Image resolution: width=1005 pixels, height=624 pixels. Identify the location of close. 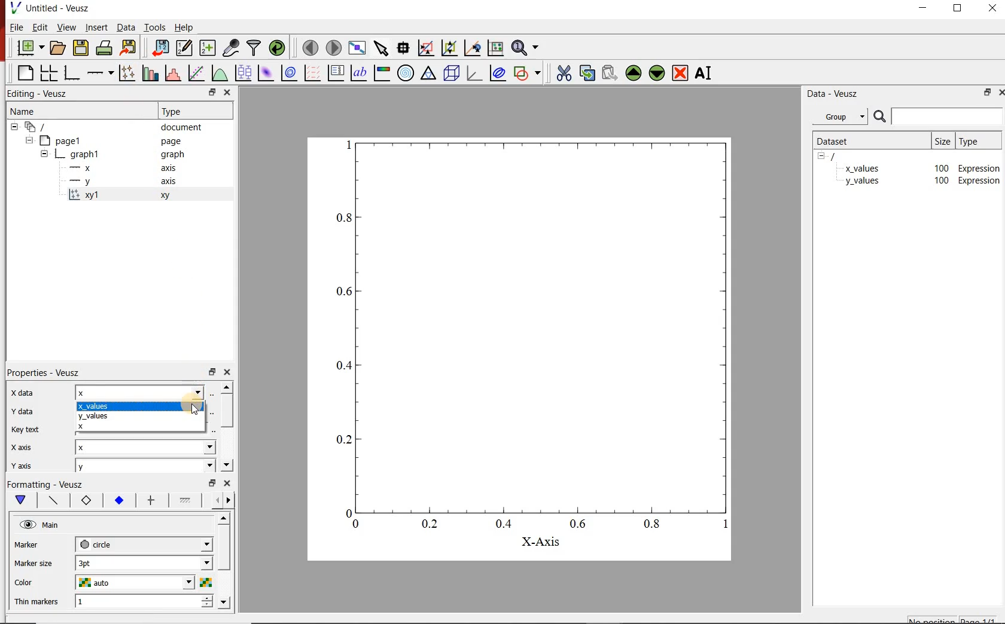
(228, 92).